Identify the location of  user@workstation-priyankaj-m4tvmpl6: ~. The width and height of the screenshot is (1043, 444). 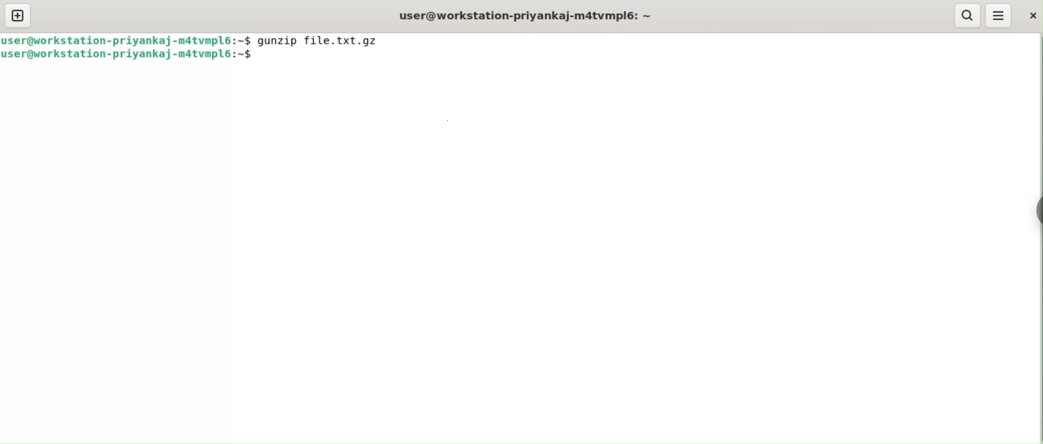
(524, 15).